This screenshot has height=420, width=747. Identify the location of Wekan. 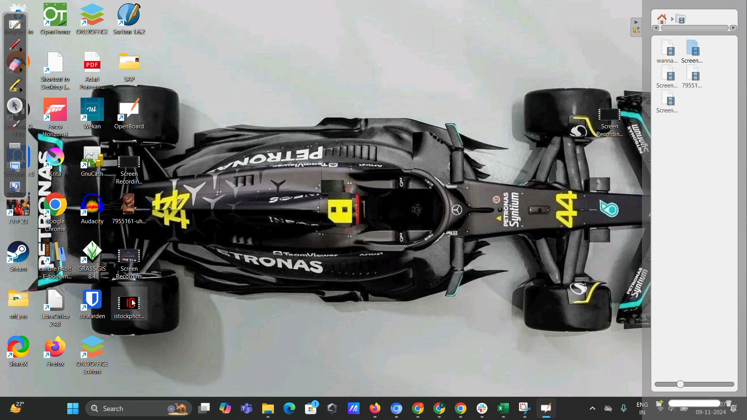
(93, 114).